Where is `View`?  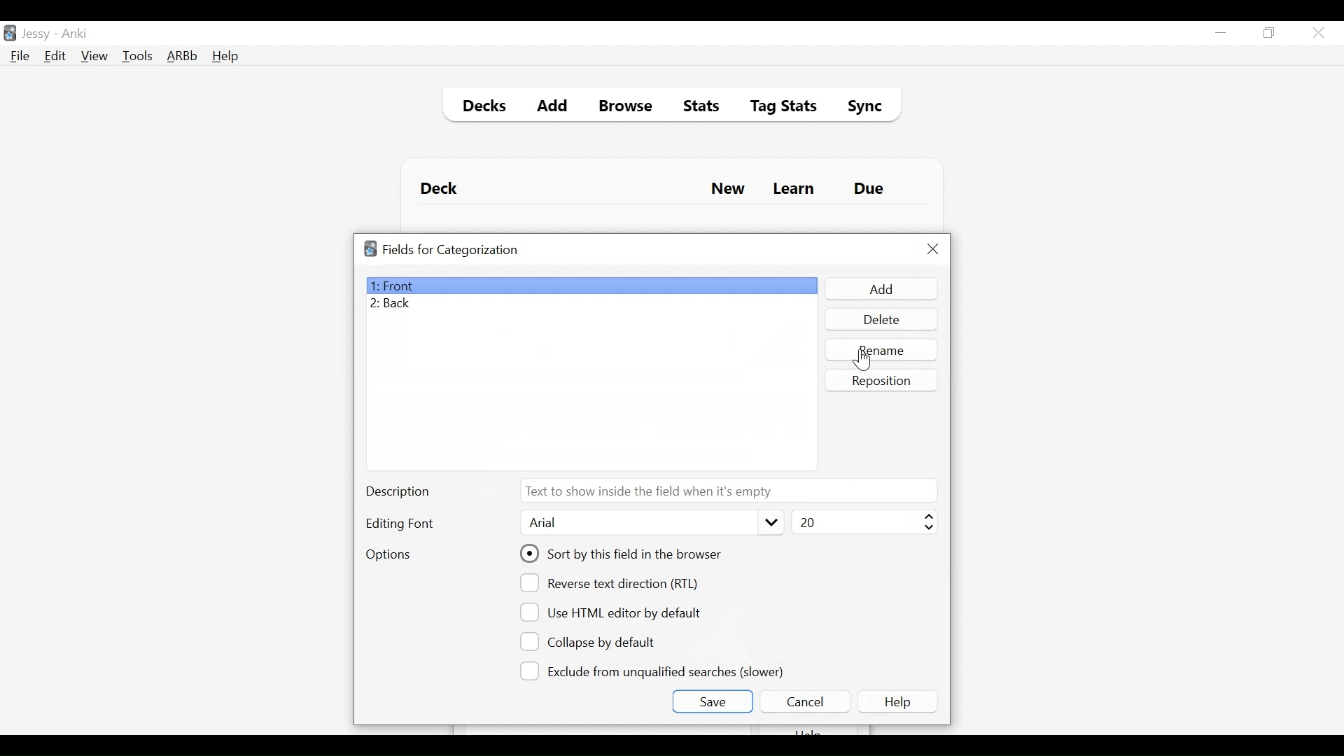 View is located at coordinates (95, 56).